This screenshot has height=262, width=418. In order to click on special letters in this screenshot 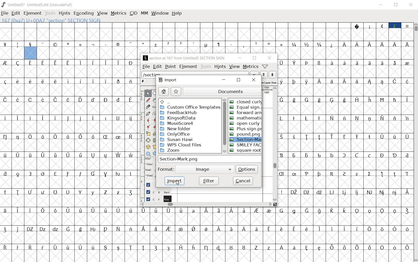, I will do `click(345, 173)`.